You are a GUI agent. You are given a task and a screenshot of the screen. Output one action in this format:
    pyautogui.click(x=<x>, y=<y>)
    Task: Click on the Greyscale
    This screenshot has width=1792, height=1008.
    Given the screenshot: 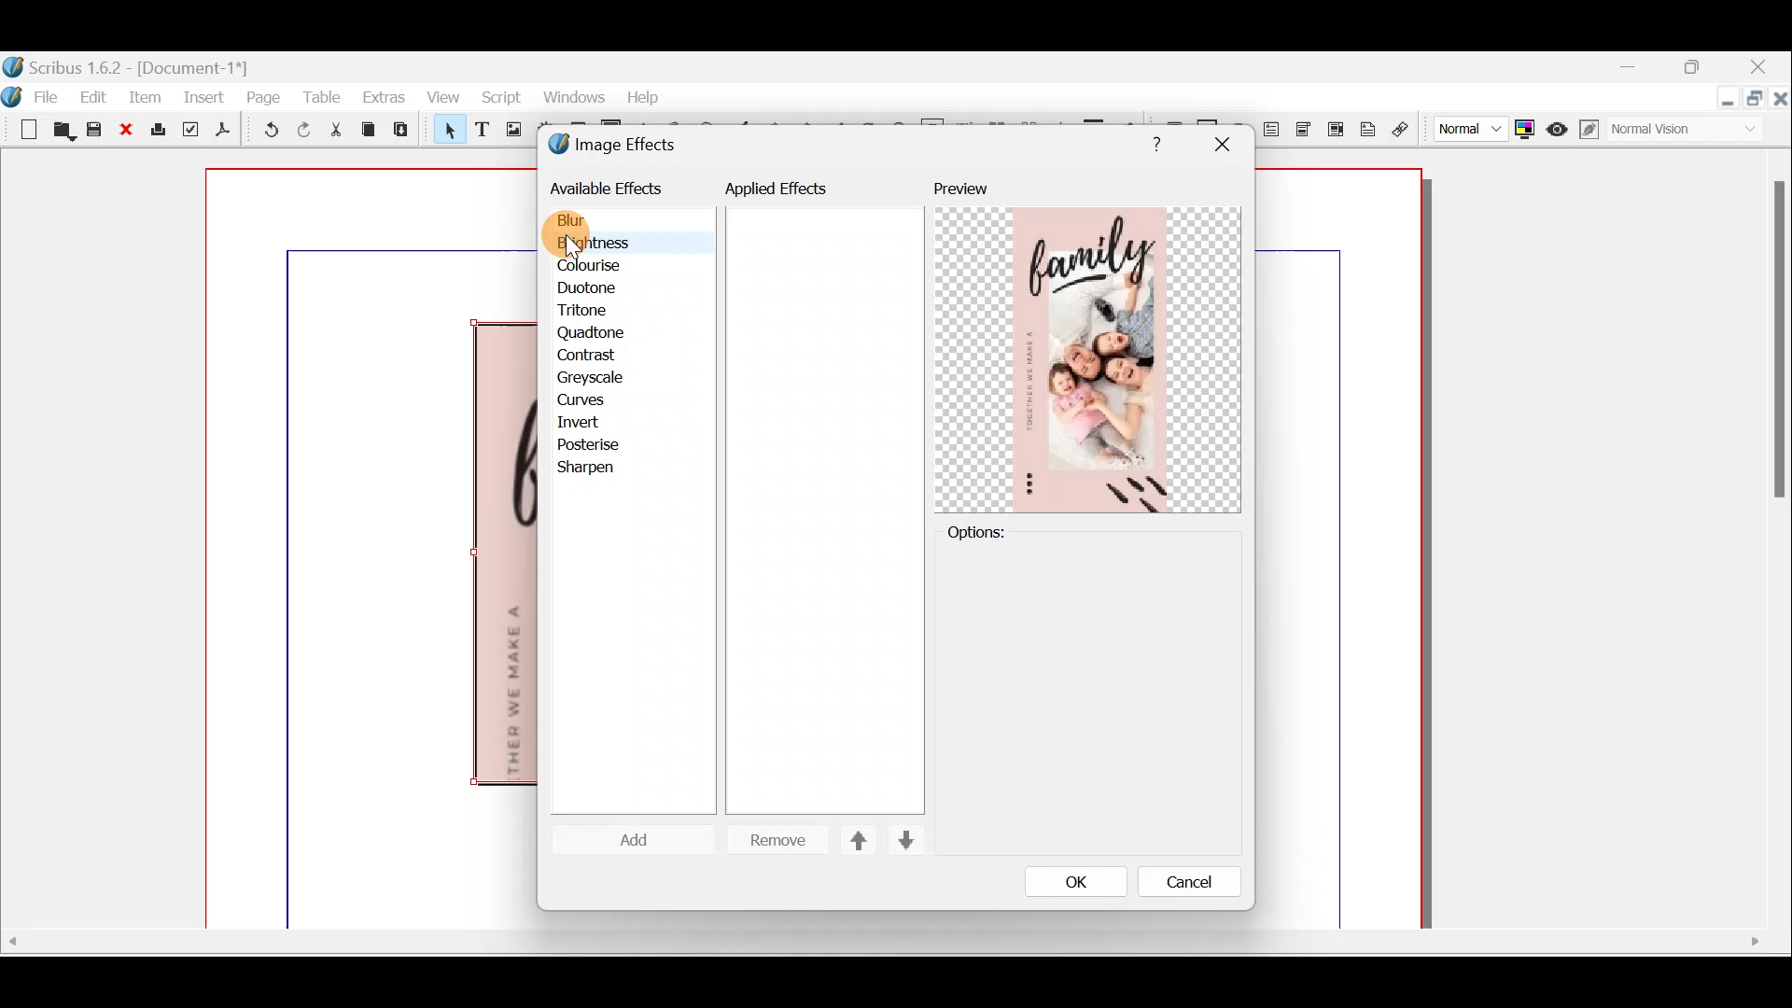 What is the action you would take?
    pyautogui.click(x=596, y=378)
    